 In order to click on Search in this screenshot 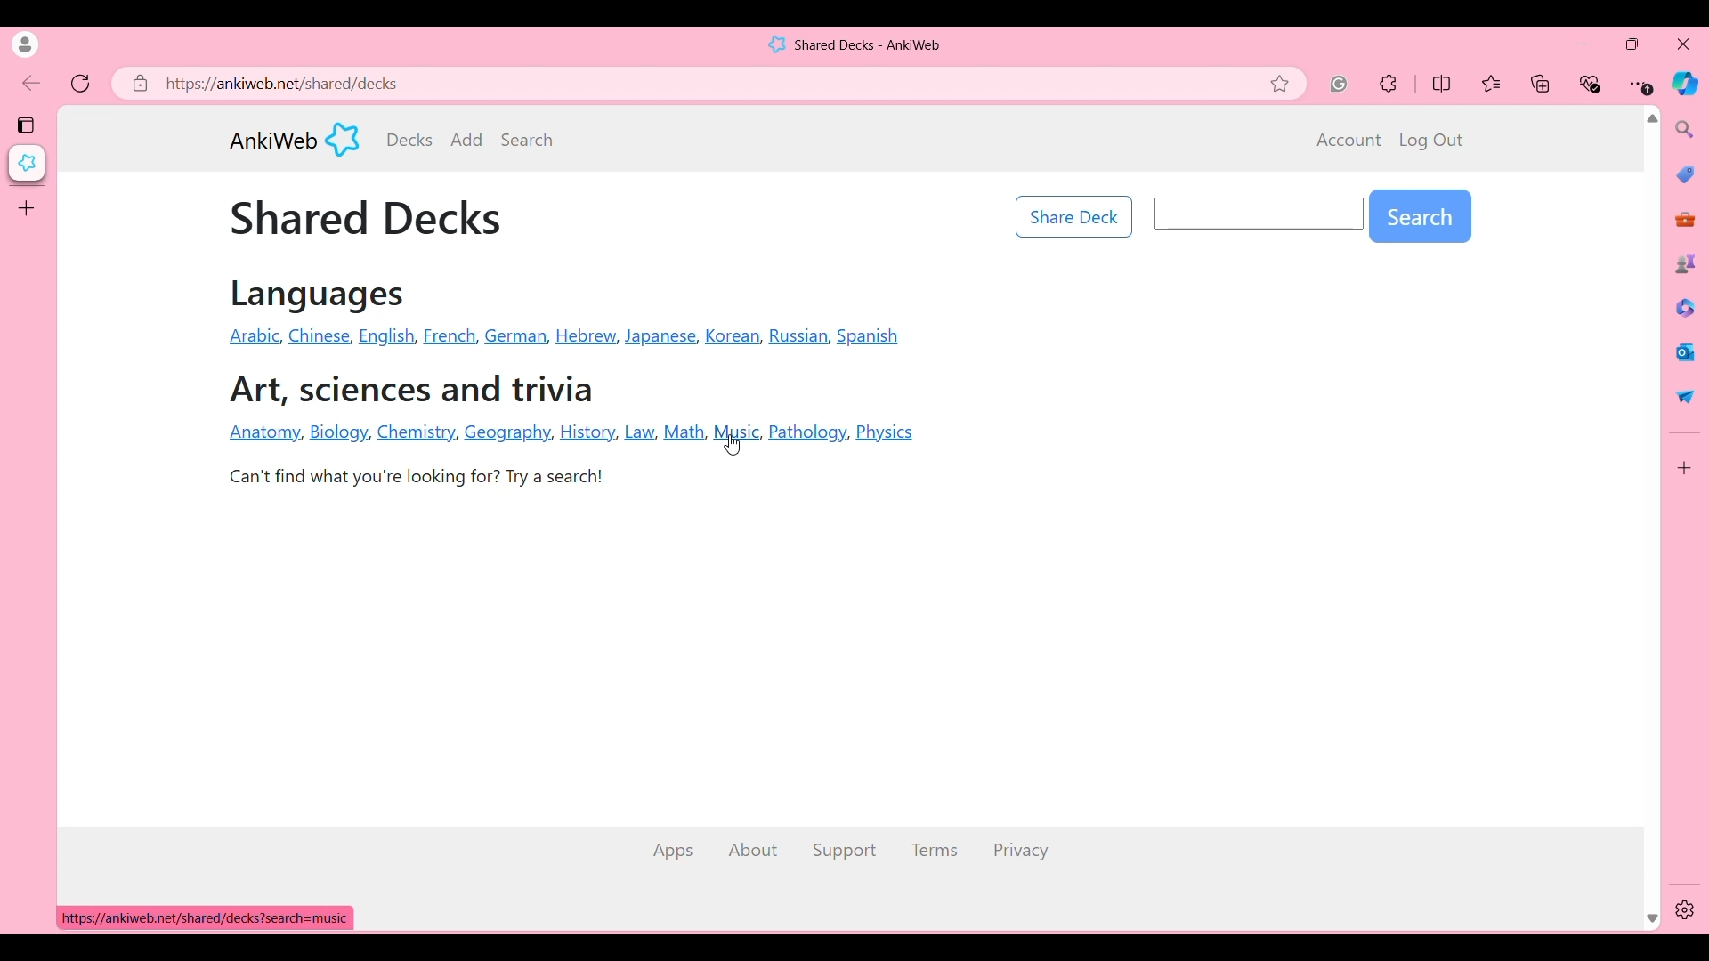, I will do `click(1686, 129)`.